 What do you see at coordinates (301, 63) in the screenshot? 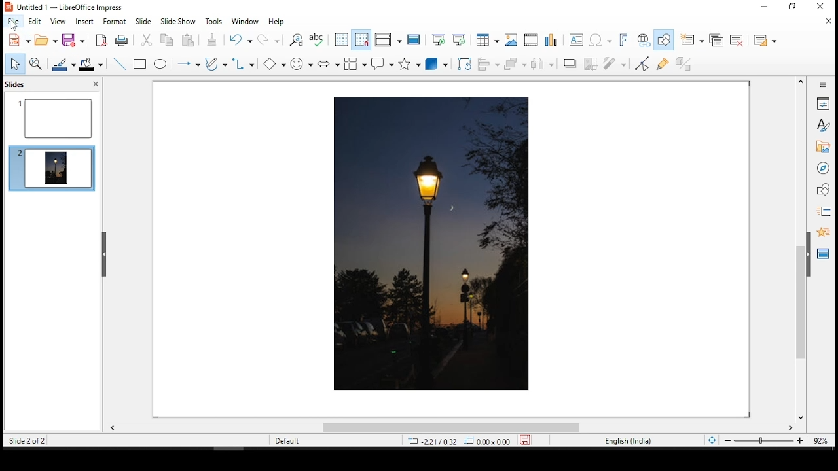
I see `symbol shapes` at bounding box center [301, 63].